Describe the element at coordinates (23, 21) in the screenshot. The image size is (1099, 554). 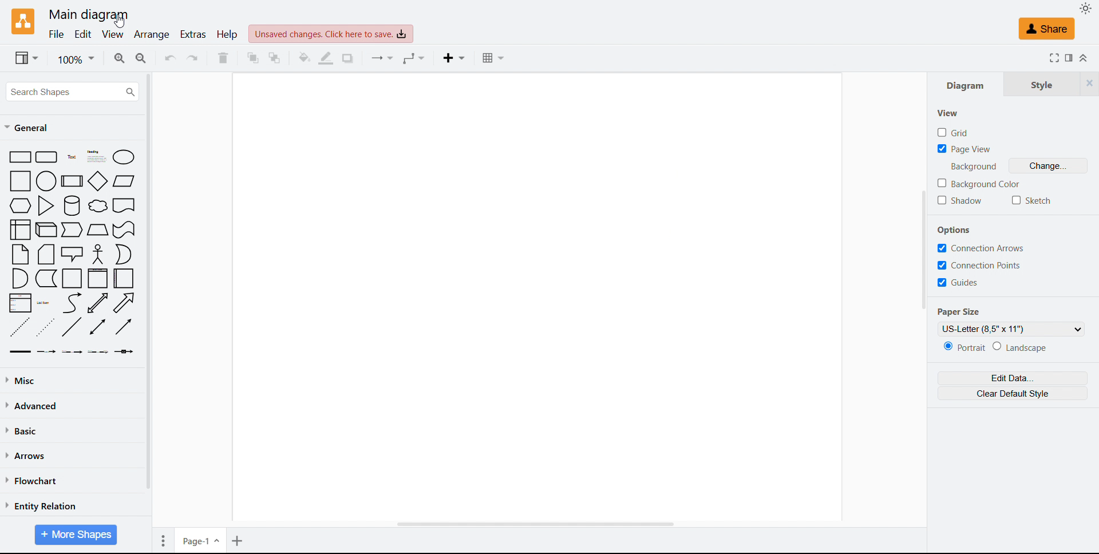
I see `Logo ` at that location.